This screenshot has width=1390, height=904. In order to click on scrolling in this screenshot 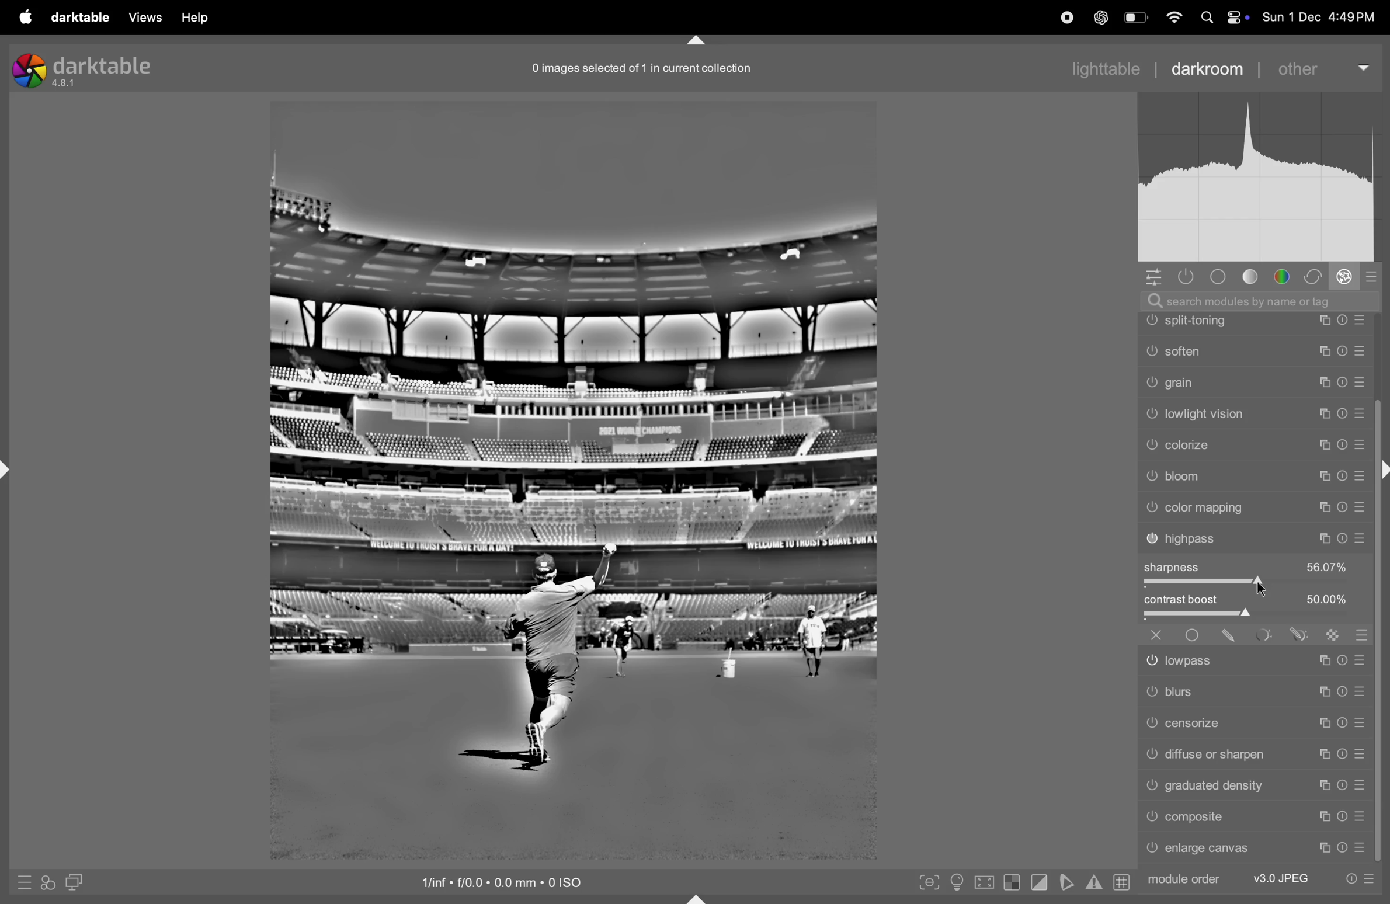, I will do `click(1254, 414)`.